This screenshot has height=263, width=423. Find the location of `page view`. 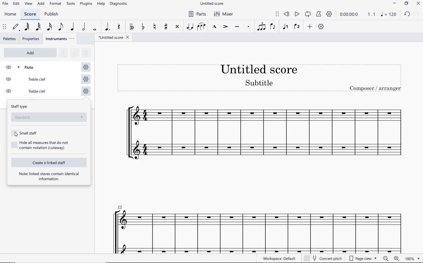

page view is located at coordinates (362, 258).